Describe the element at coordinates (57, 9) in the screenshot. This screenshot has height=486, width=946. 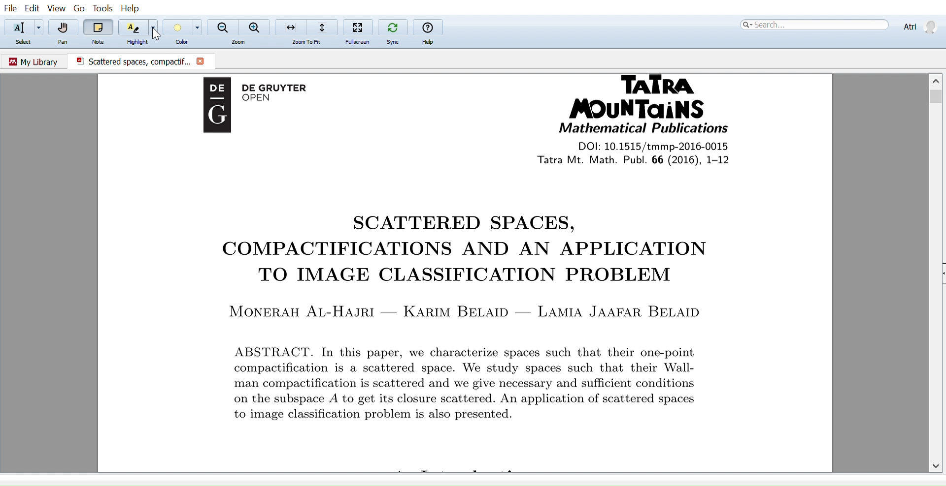
I see `View` at that location.